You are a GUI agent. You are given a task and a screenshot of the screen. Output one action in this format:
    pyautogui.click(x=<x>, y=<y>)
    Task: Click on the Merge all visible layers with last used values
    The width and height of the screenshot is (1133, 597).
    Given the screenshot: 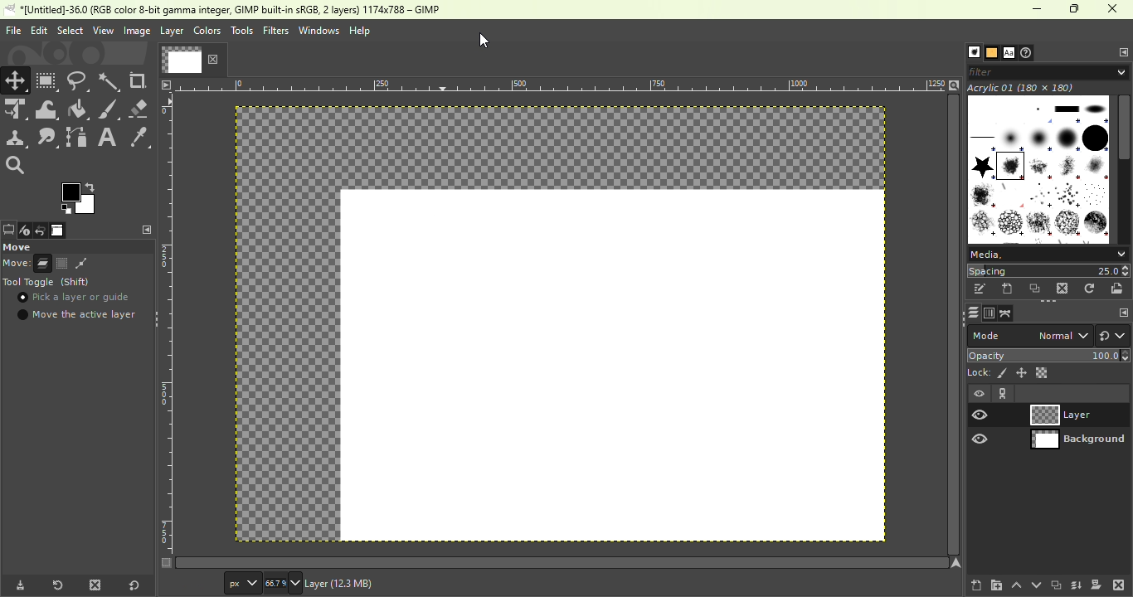 What is the action you would take?
    pyautogui.click(x=1077, y=585)
    